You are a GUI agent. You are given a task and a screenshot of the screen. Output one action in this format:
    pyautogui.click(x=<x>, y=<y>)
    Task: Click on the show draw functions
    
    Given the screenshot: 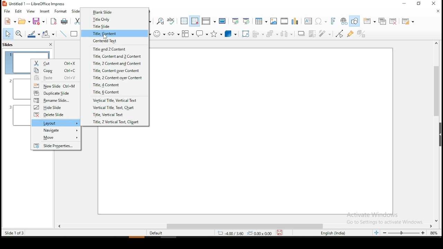 What is the action you would take?
    pyautogui.click(x=354, y=21)
    